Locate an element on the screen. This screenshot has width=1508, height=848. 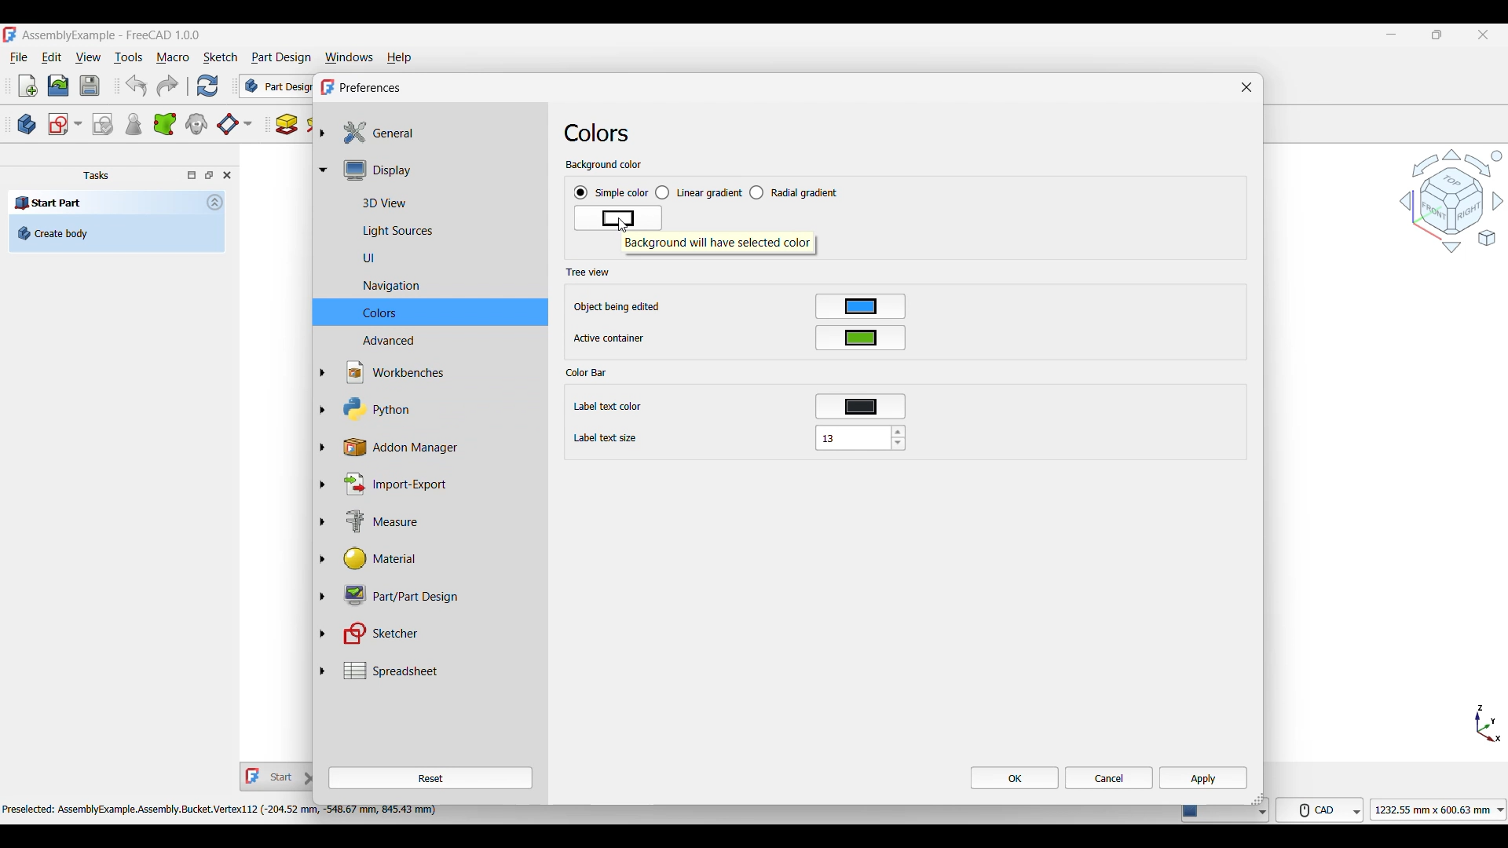
File menu is located at coordinates (19, 58).